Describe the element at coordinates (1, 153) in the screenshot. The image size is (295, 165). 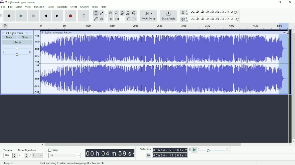
I see `Audacity time signature toolbar` at that location.